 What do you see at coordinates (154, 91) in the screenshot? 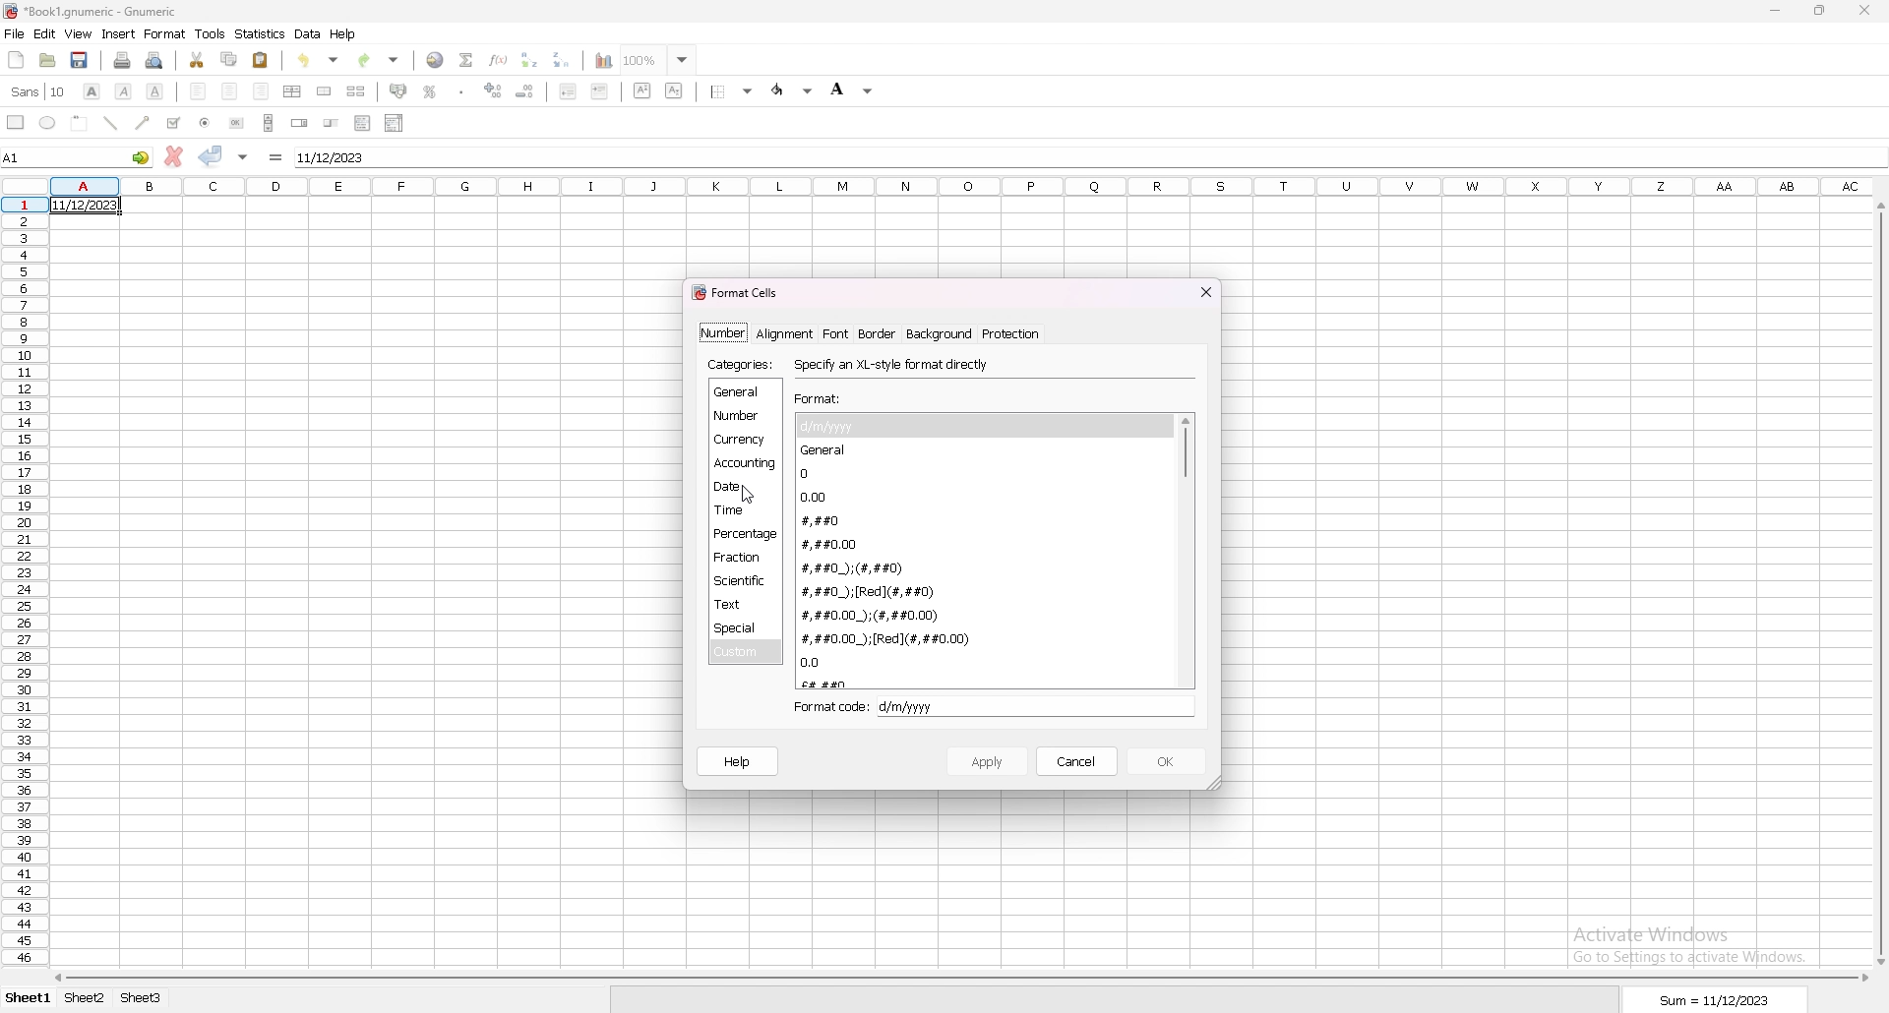
I see `underline` at bounding box center [154, 91].